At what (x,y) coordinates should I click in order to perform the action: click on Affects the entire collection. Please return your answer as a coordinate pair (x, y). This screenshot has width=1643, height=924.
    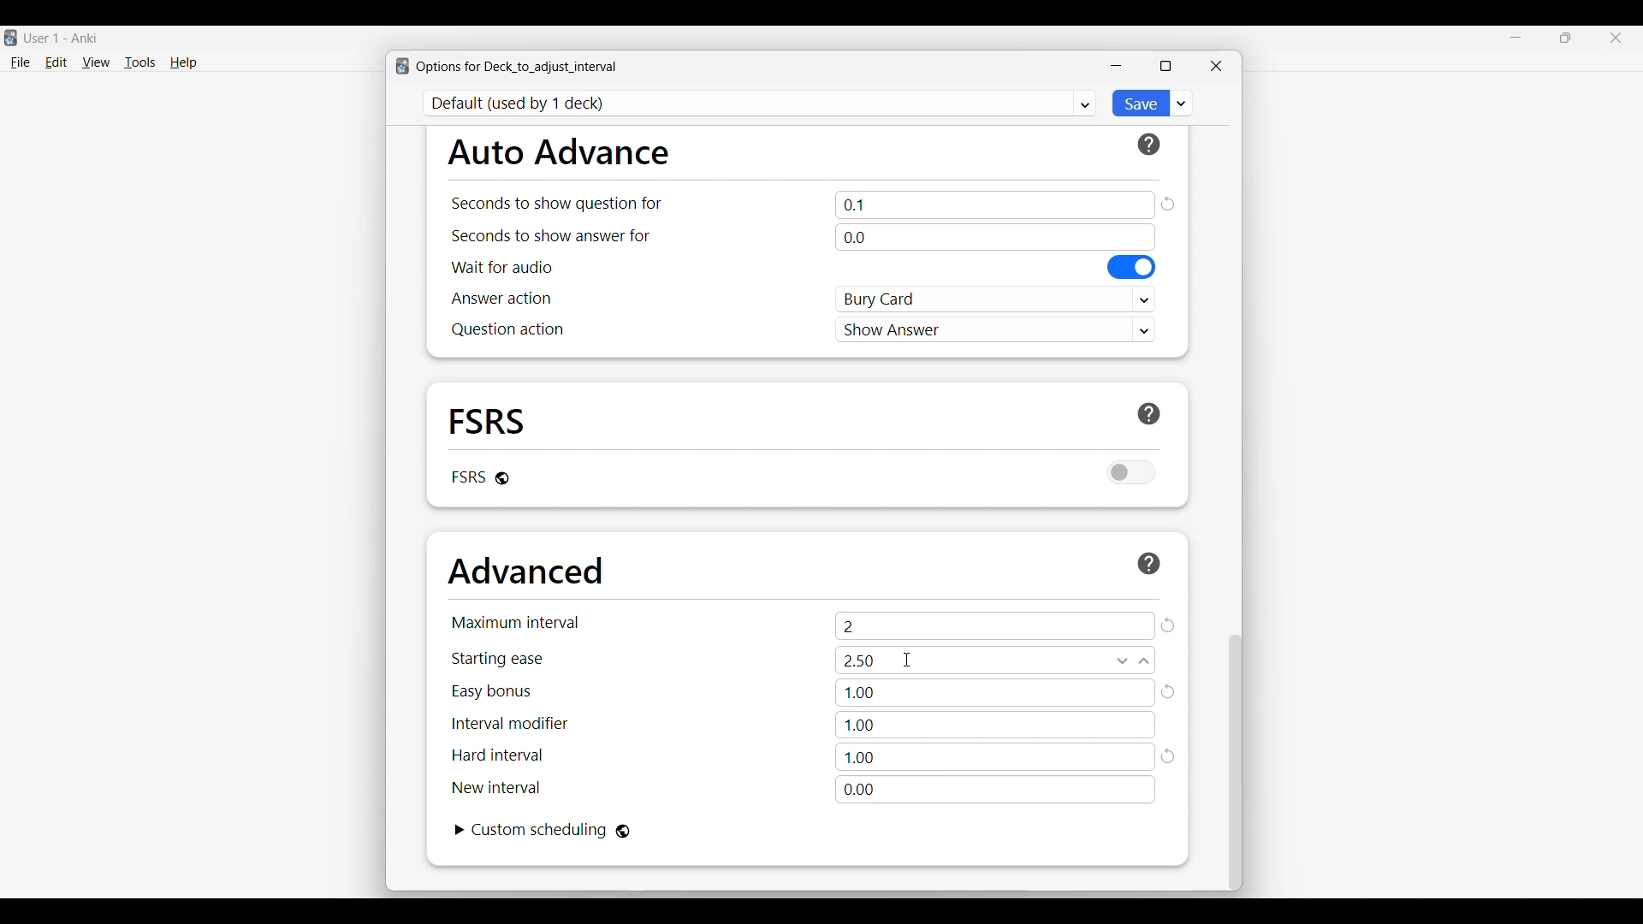
    Looking at the image, I should click on (502, 478).